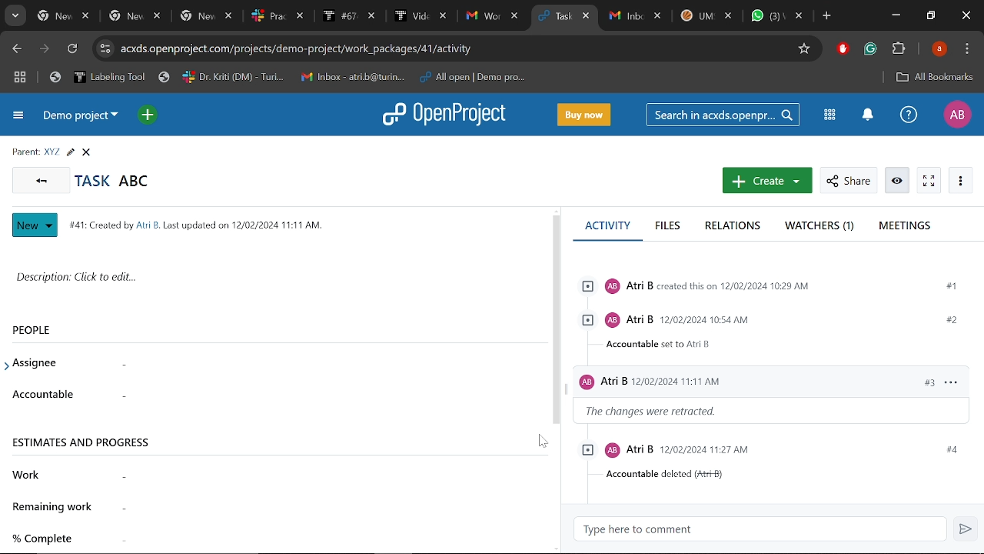 The image size is (984, 554). What do you see at coordinates (896, 181) in the screenshot?
I see `Unwatch workpackage` at bounding box center [896, 181].